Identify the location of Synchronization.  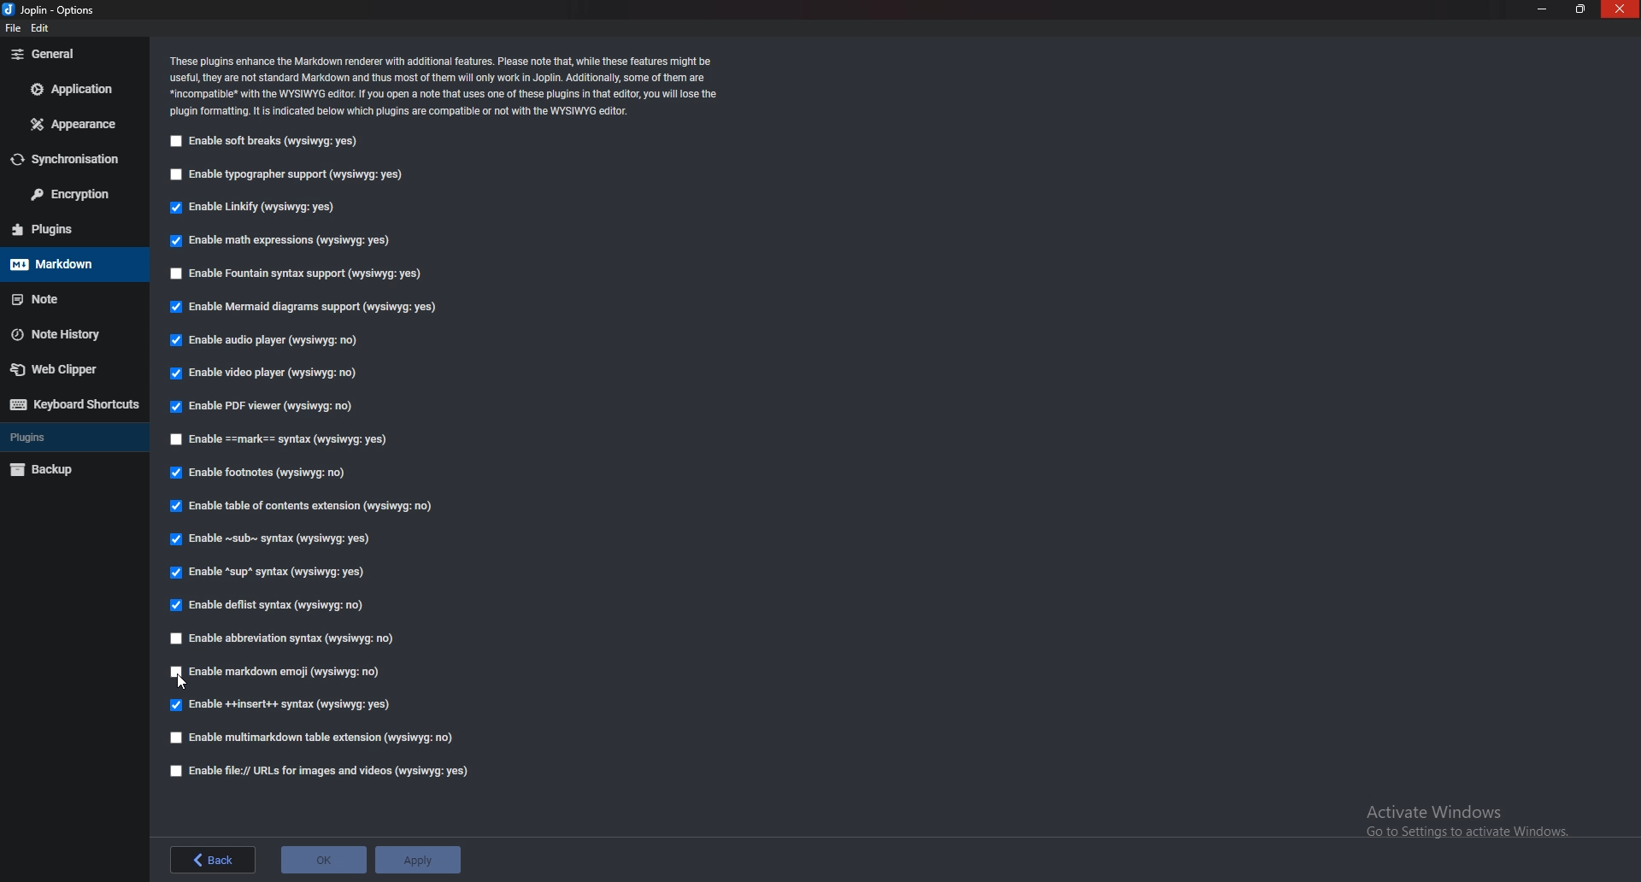
(71, 161).